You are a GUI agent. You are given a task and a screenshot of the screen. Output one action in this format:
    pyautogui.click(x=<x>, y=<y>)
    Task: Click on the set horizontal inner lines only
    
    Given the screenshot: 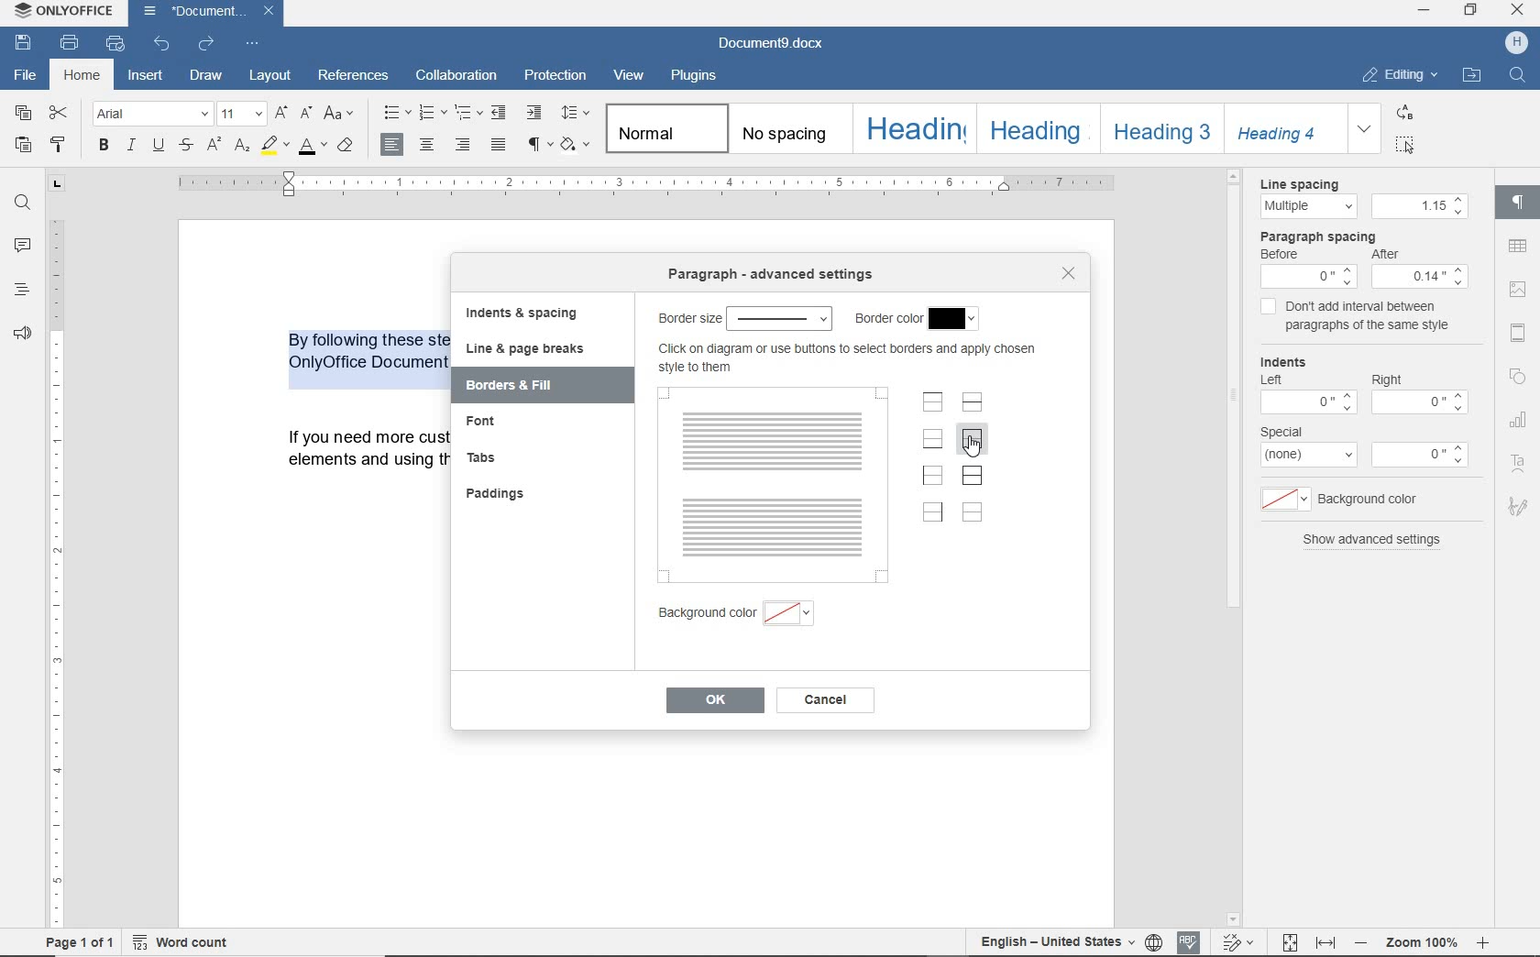 What is the action you would take?
    pyautogui.click(x=973, y=401)
    